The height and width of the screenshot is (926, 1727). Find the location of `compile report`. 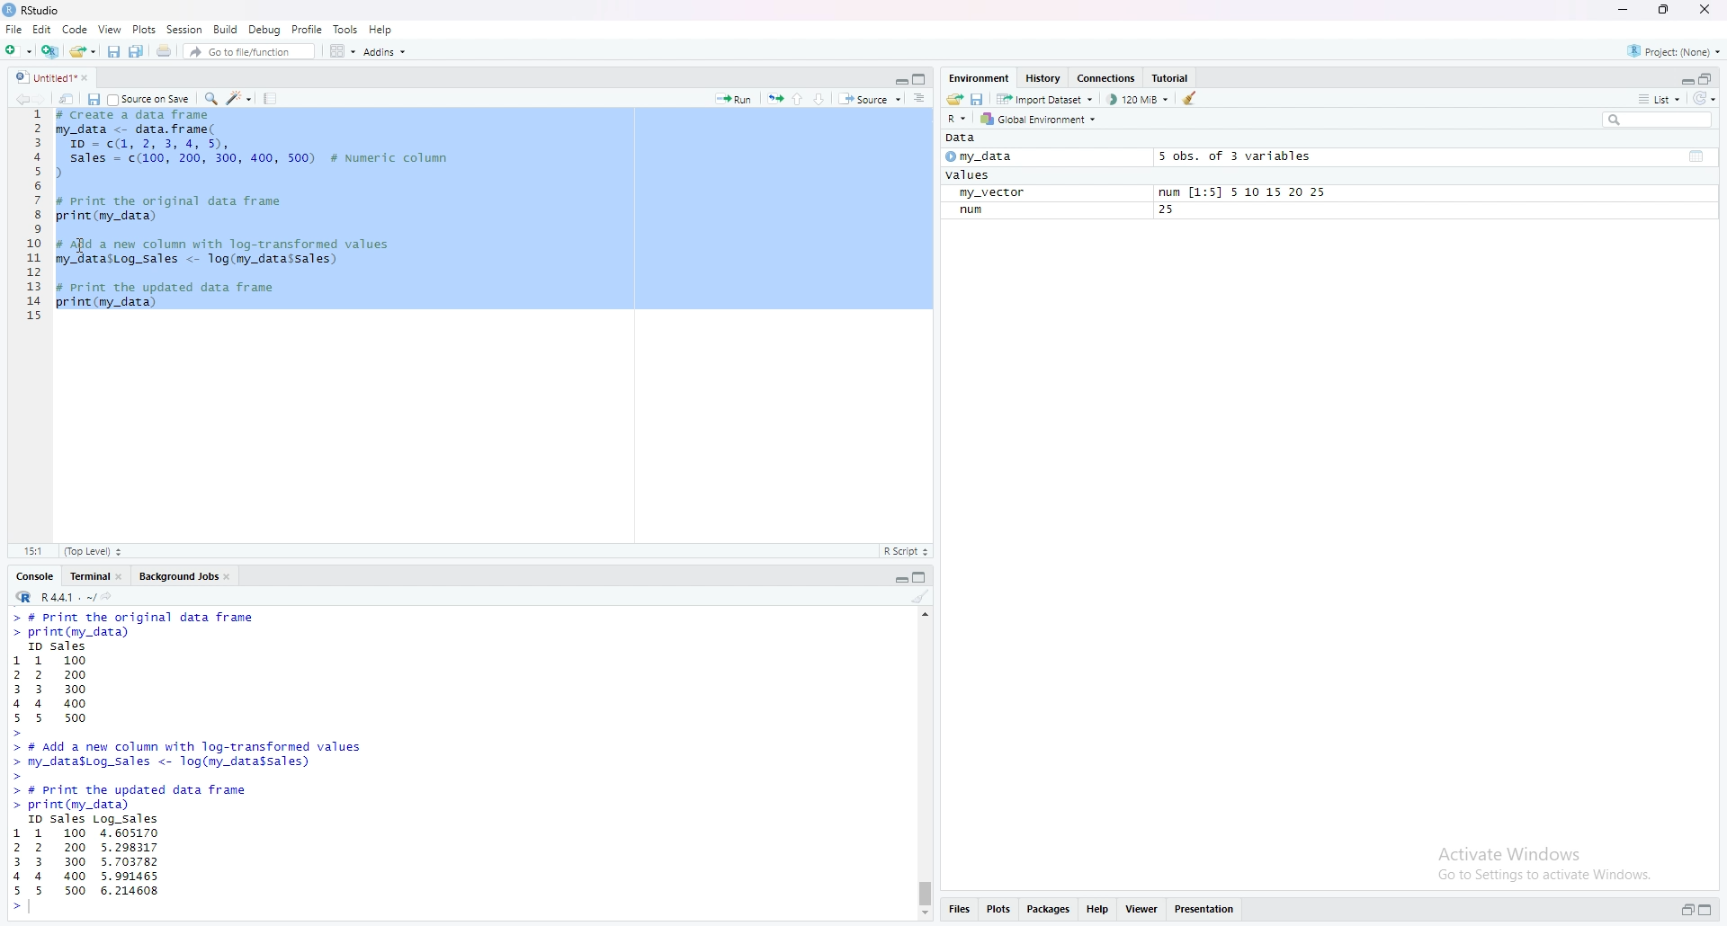

compile report is located at coordinates (272, 99).